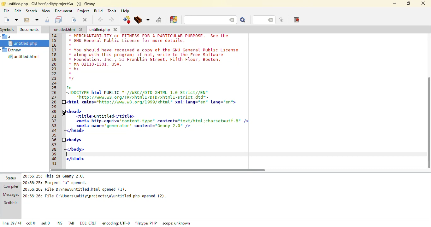  Describe the element at coordinates (31, 223) in the screenshot. I see `col: 0` at that location.